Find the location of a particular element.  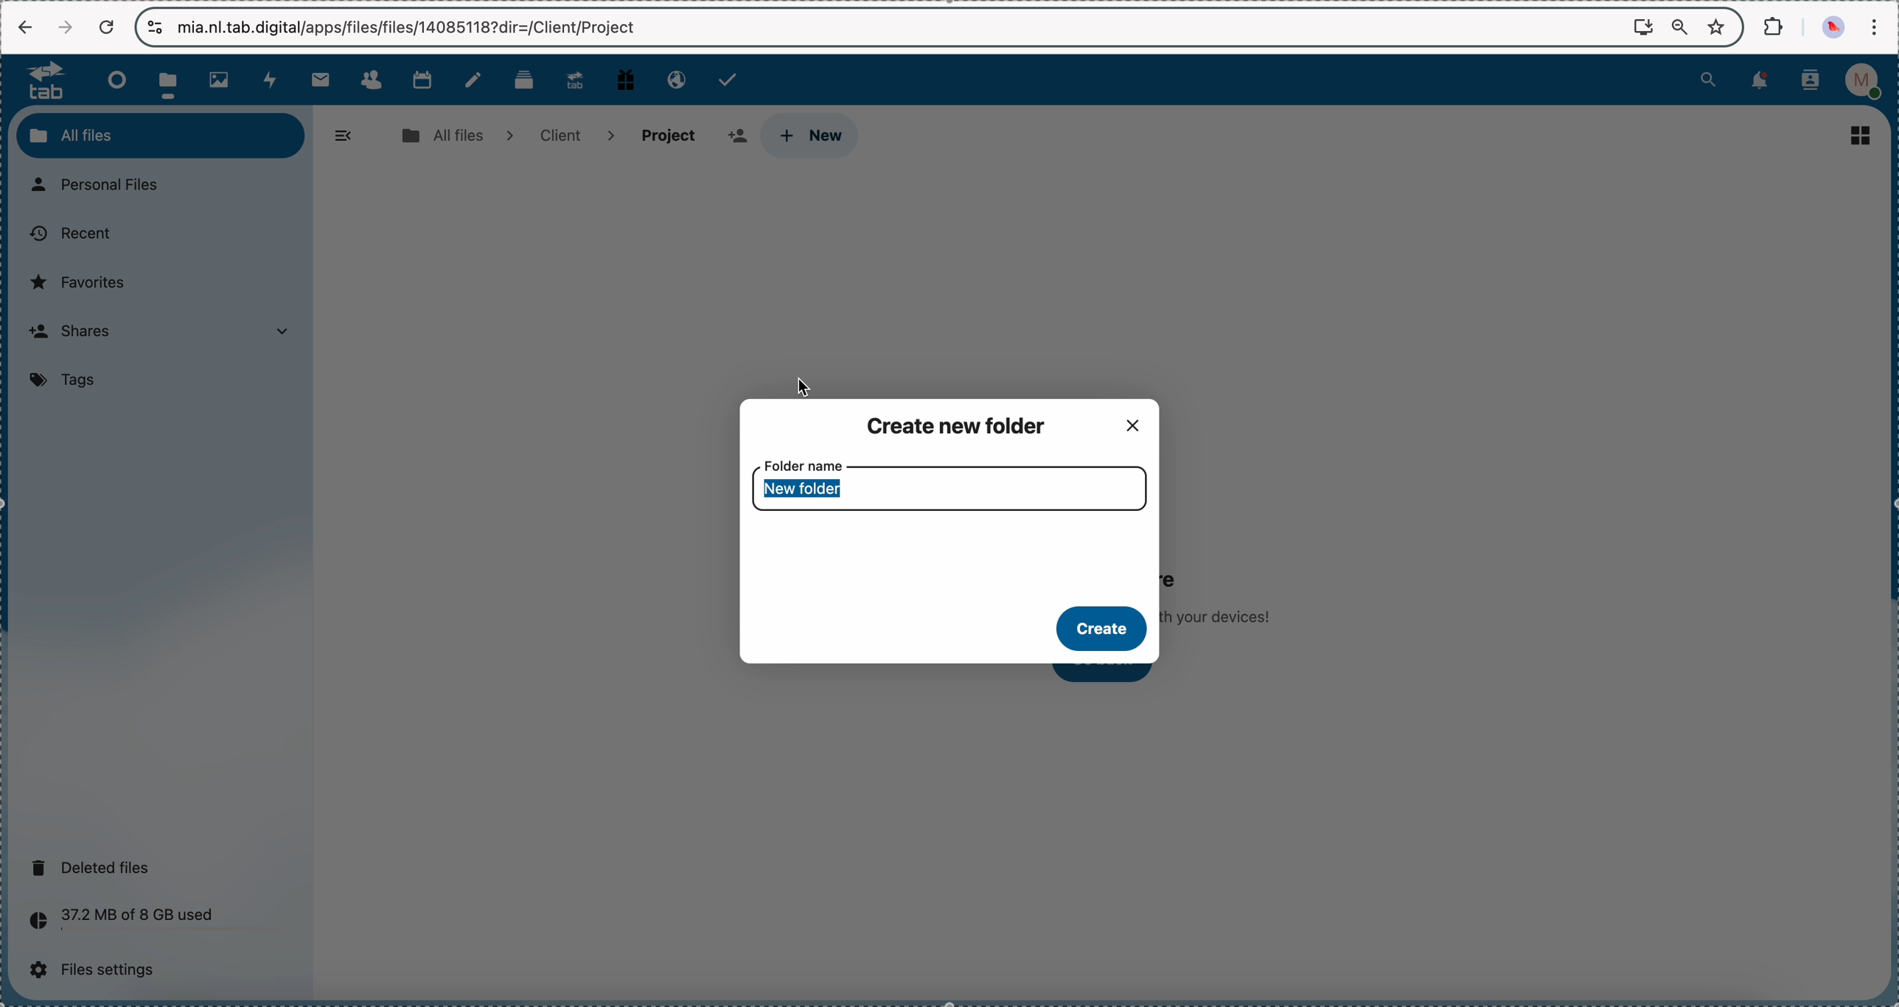

no files in here is located at coordinates (1227, 593).